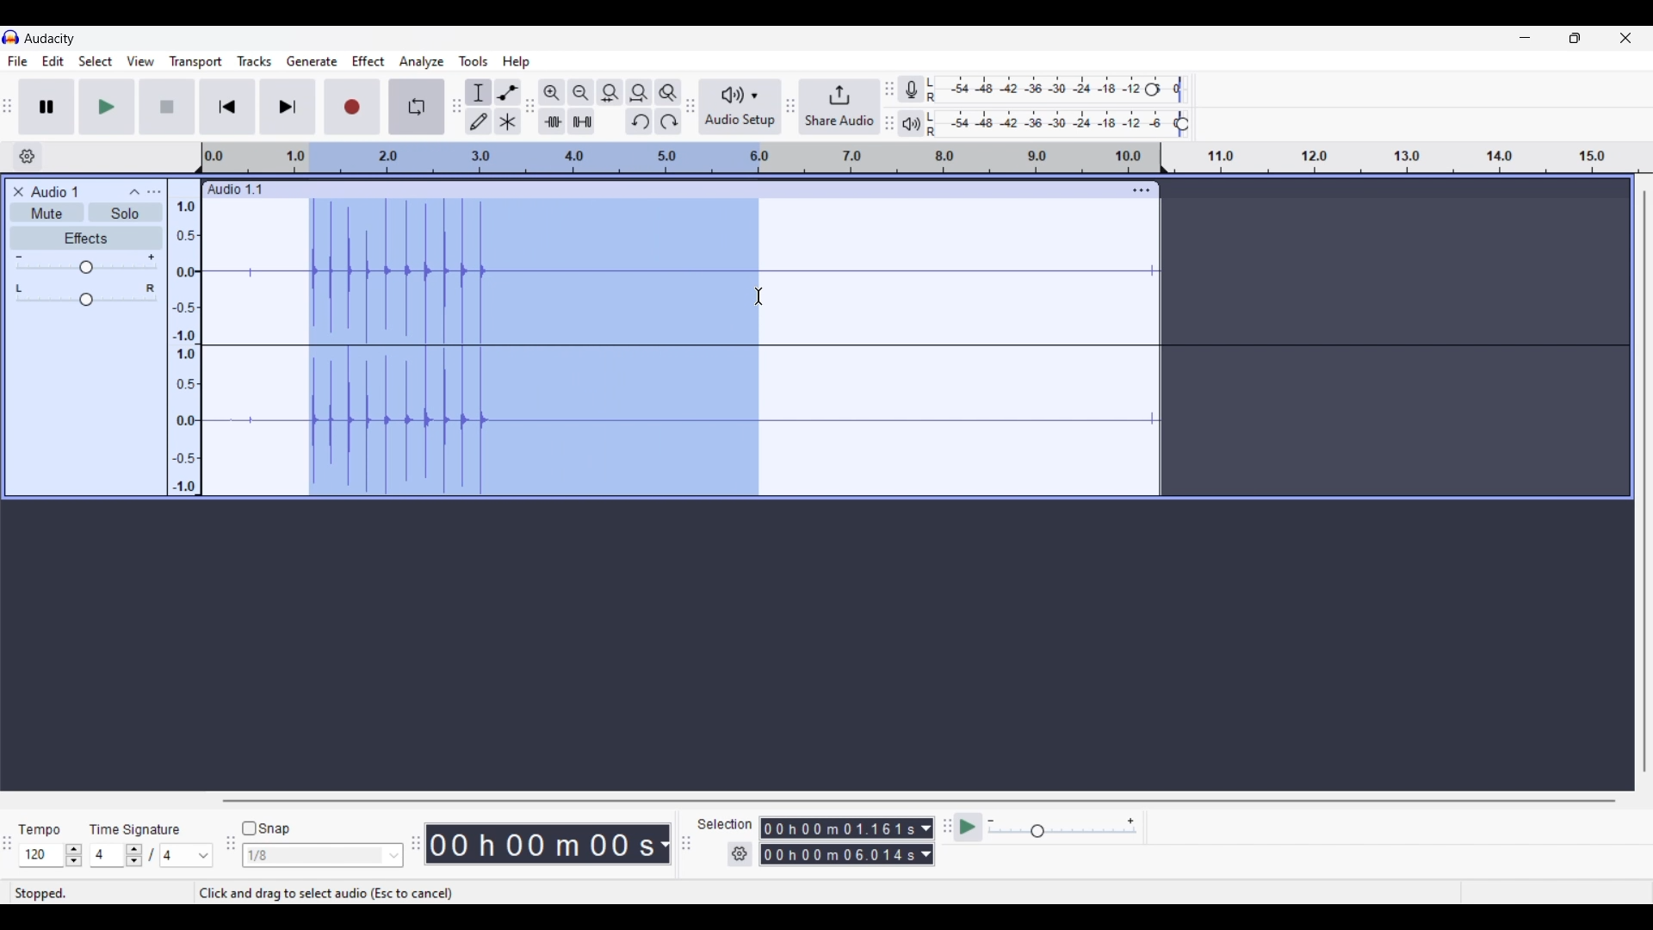 This screenshot has width=1653, height=930. What do you see at coordinates (353, 106) in the screenshot?
I see `Record/Record new track` at bounding box center [353, 106].